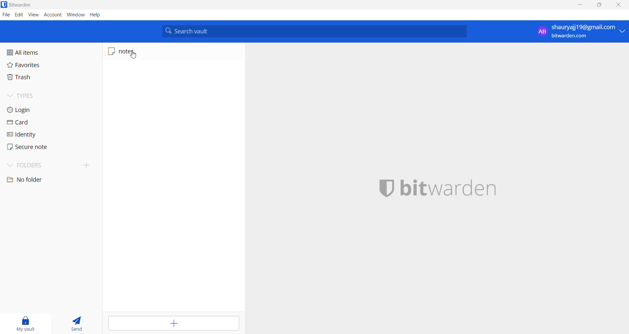 The height and width of the screenshot is (334, 629). I want to click on folder, so click(48, 165).